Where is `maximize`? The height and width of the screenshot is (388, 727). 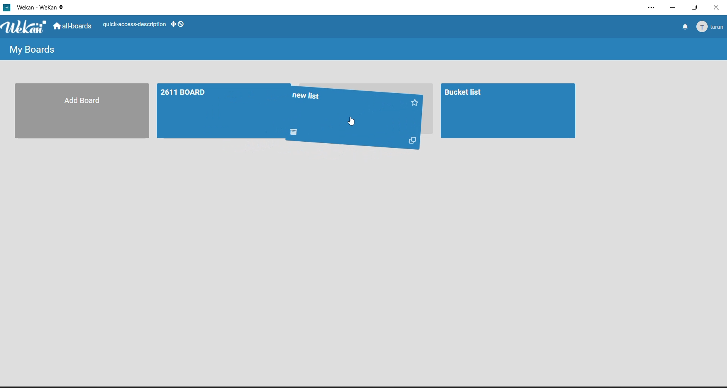 maximize is located at coordinates (696, 9).